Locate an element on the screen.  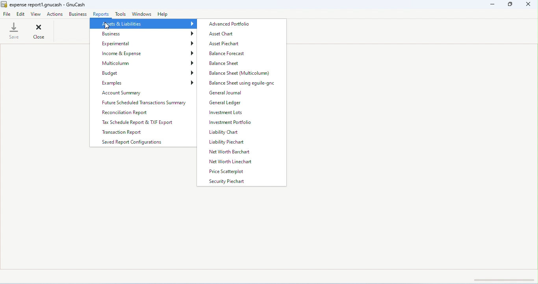
assets and liabilities is located at coordinates (143, 24).